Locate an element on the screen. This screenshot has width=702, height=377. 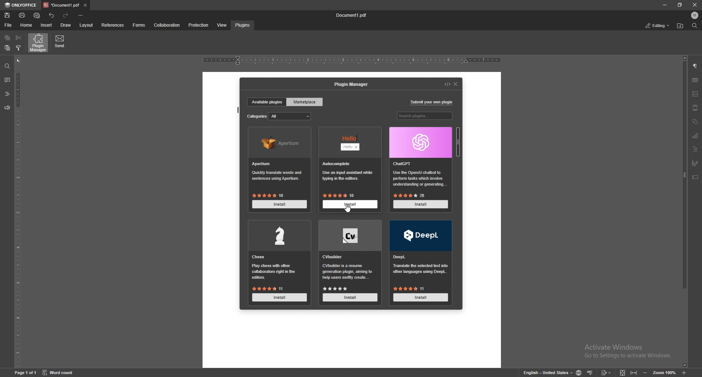
feedback is located at coordinates (7, 108).